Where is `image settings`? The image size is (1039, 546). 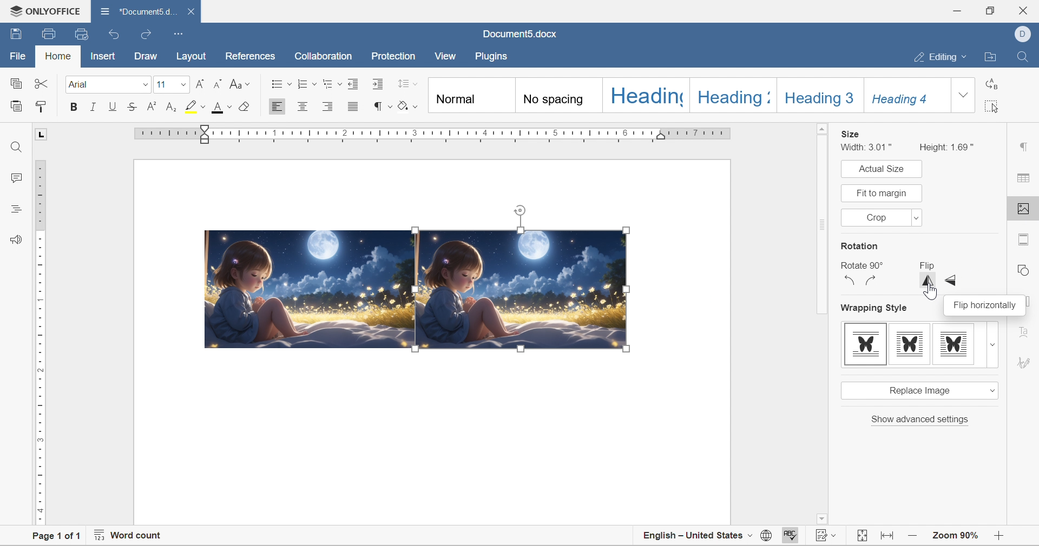 image settings is located at coordinates (1025, 209).